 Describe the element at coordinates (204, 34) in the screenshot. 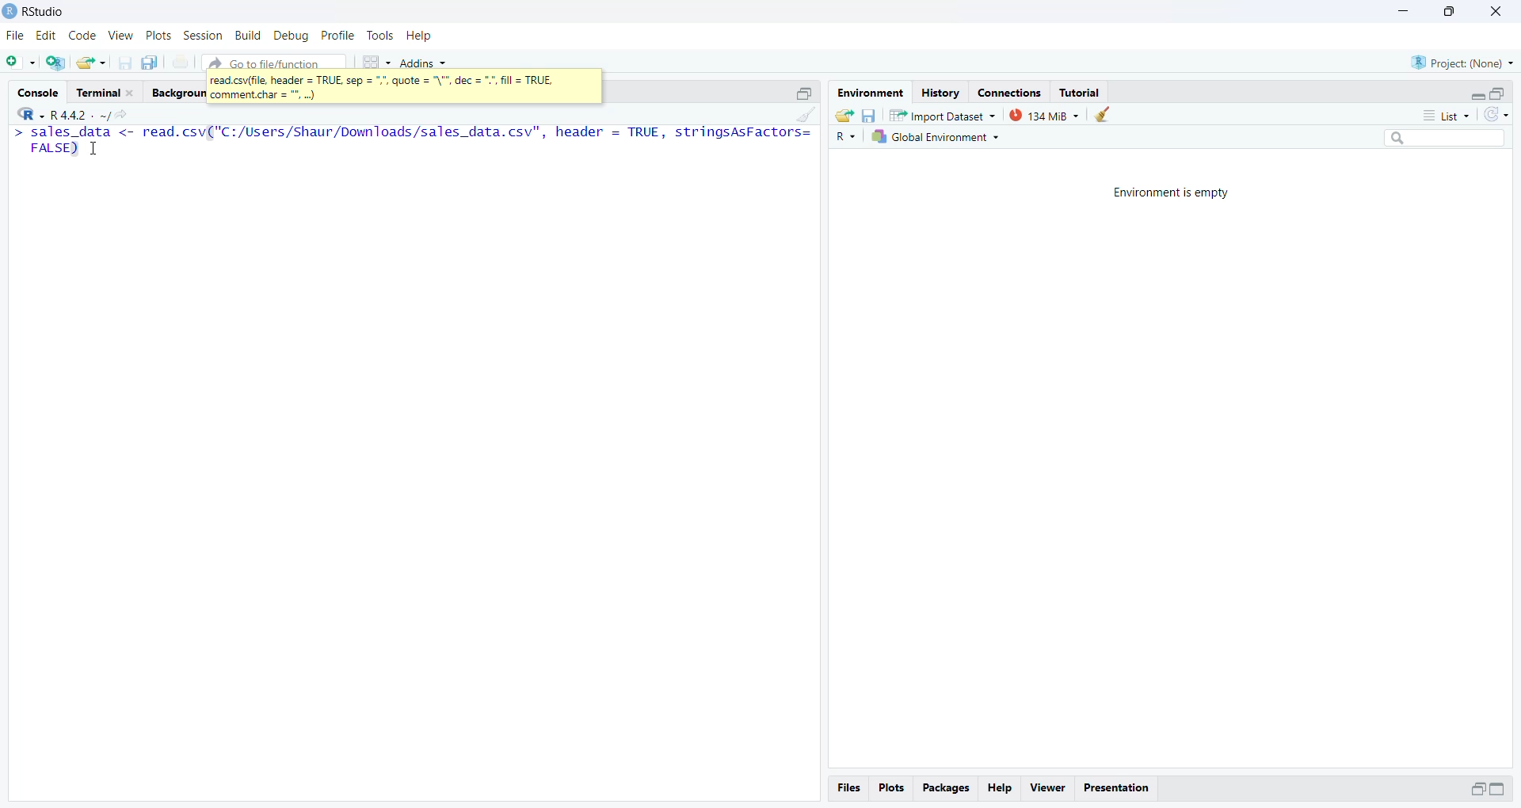

I see `Session` at that location.